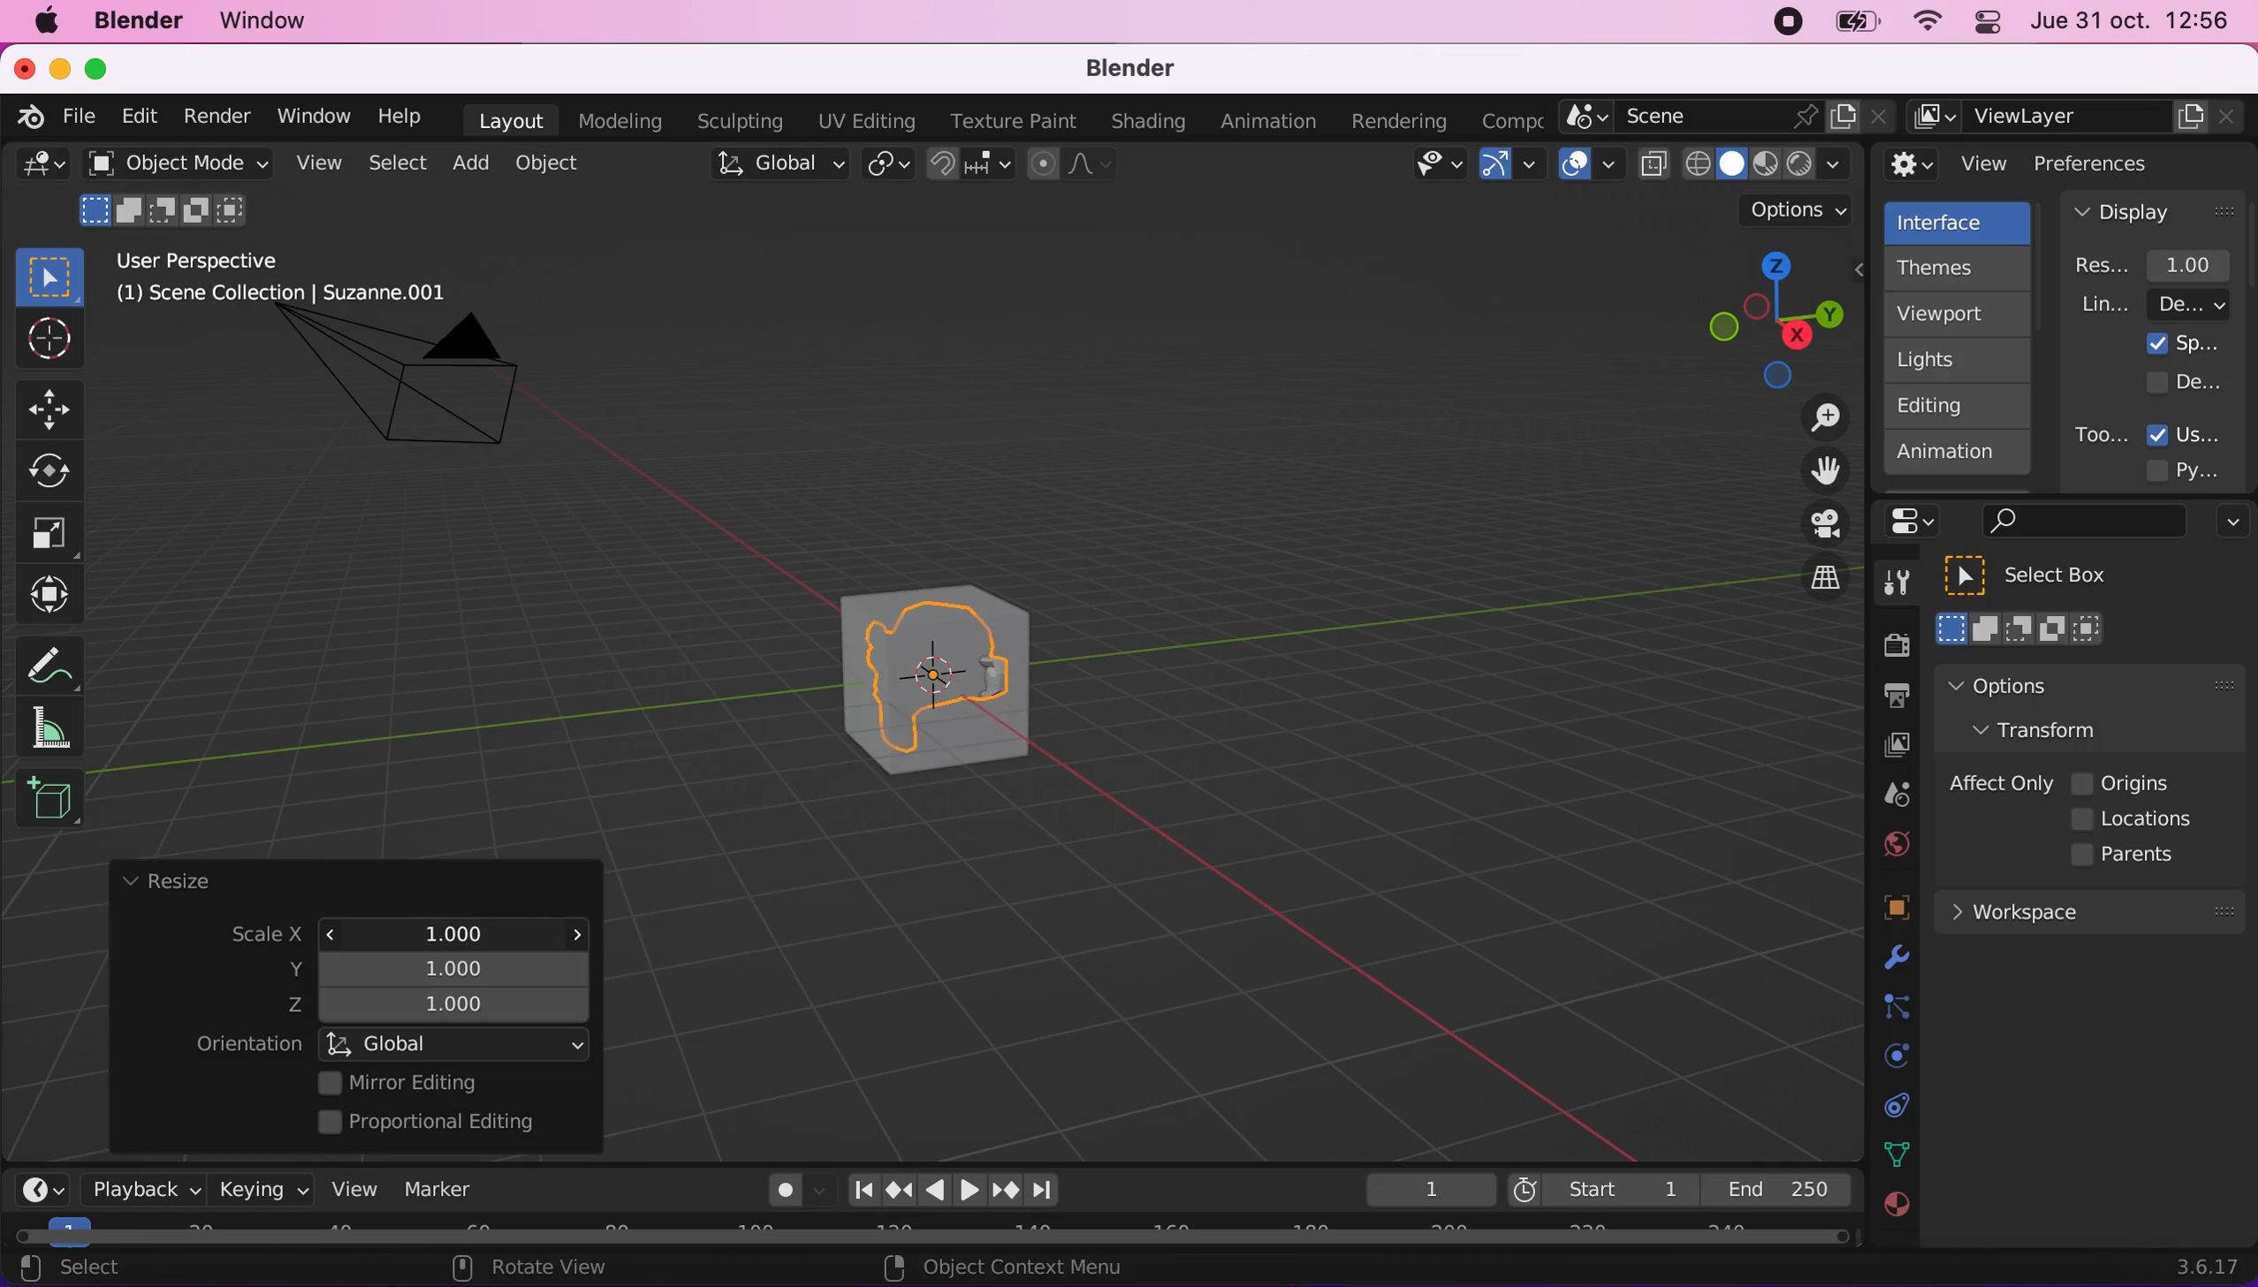 This screenshot has height=1287, width=2258. What do you see at coordinates (134, 116) in the screenshot?
I see `edit` at bounding box center [134, 116].